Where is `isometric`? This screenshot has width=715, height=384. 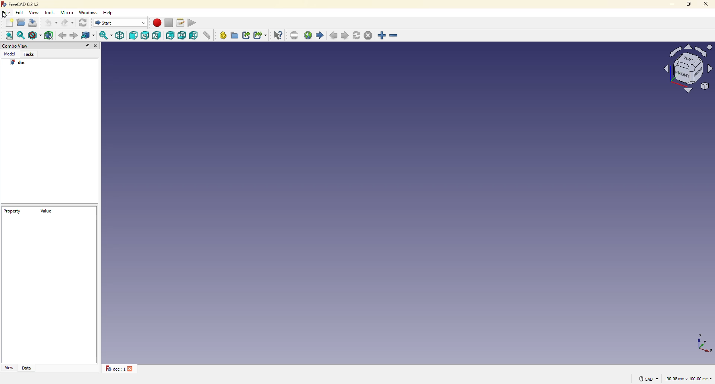
isometric is located at coordinates (120, 35).